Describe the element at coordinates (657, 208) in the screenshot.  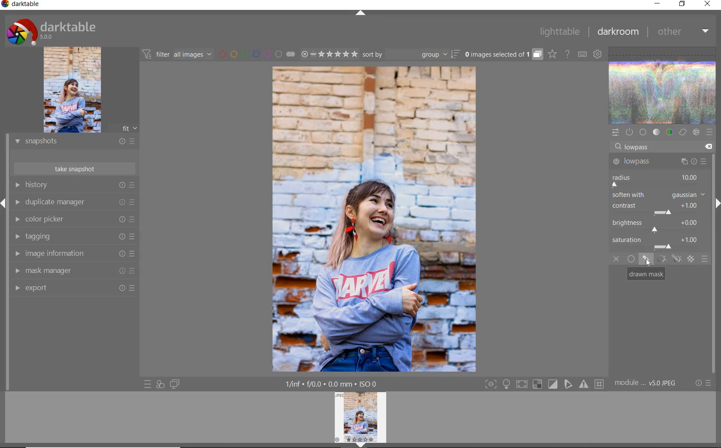
I see `contrast` at that location.